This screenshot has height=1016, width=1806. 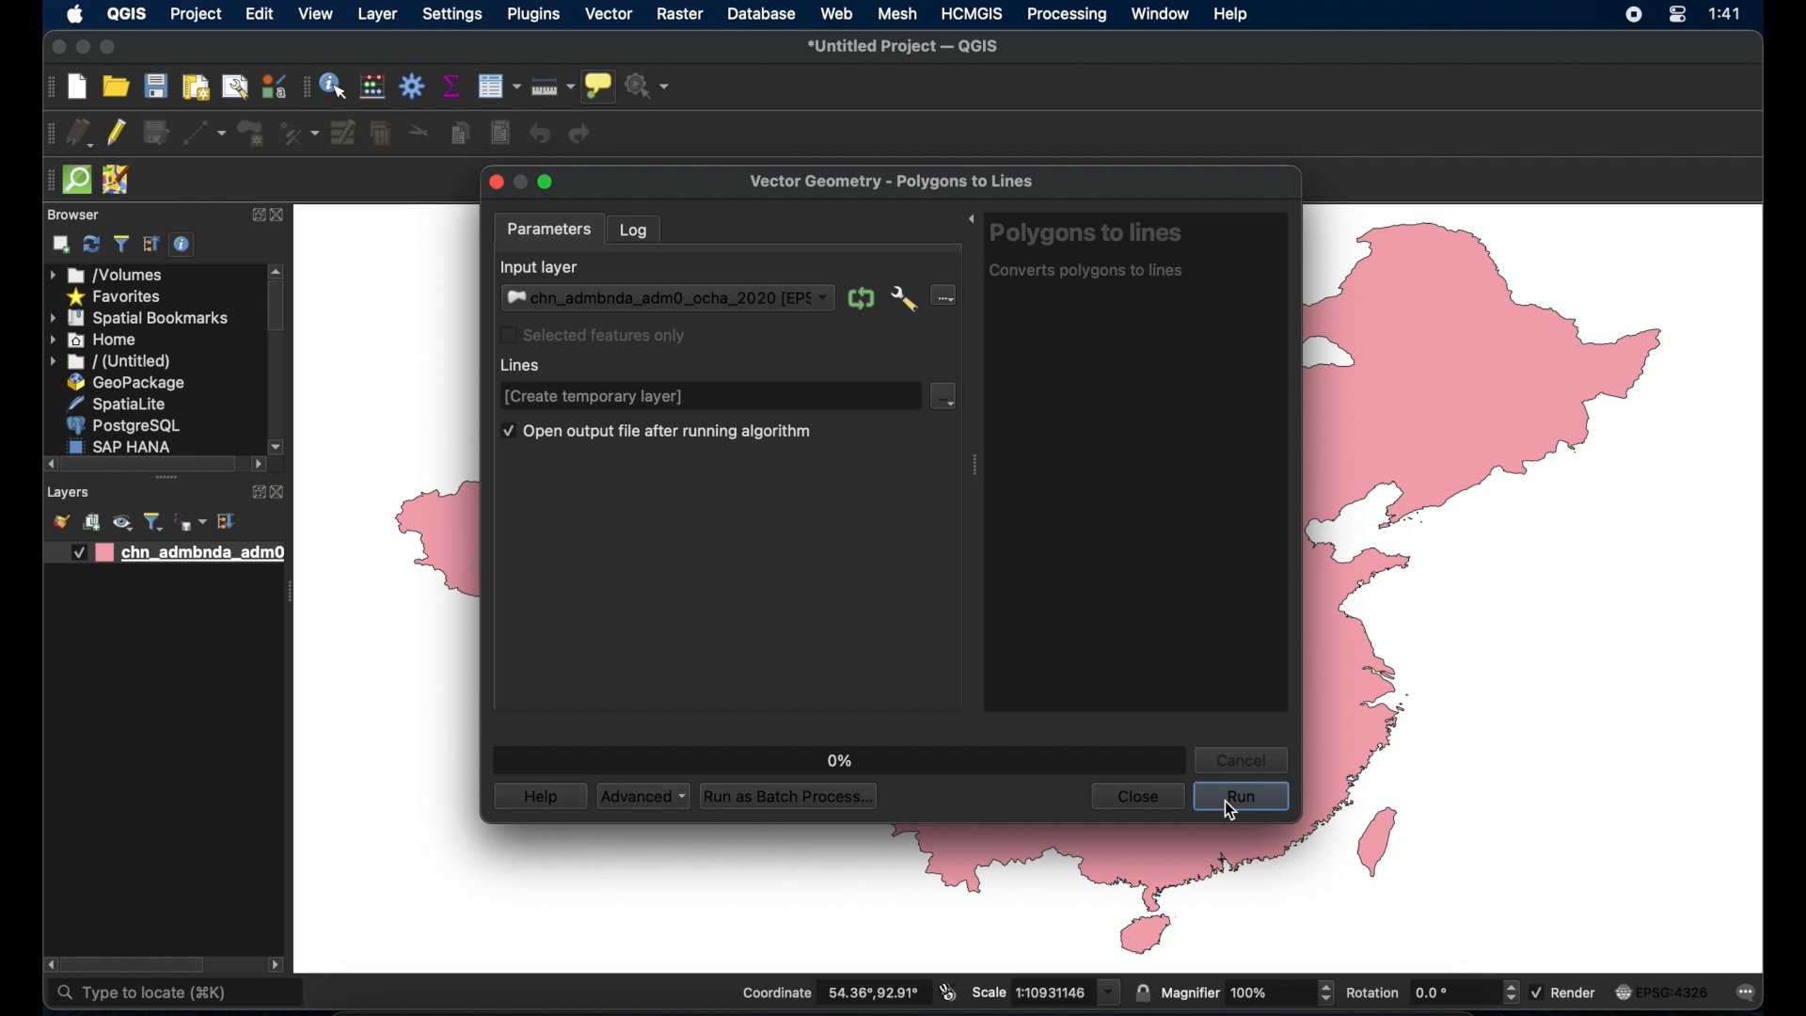 I want to click on delete selected, so click(x=380, y=134).